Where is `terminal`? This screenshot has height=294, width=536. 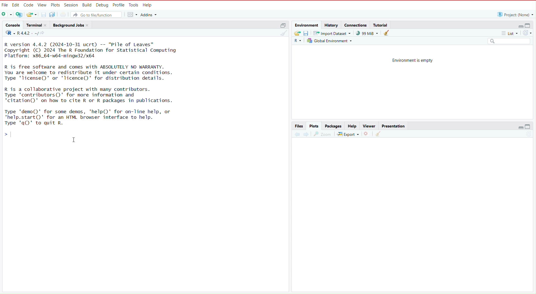 terminal is located at coordinates (33, 25).